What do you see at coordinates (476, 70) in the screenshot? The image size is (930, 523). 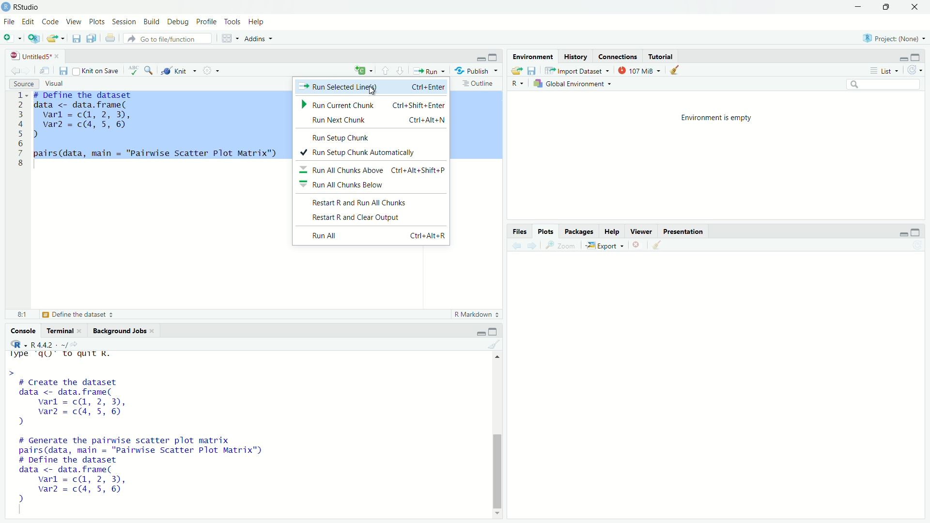 I see `Publish` at bounding box center [476, 70].